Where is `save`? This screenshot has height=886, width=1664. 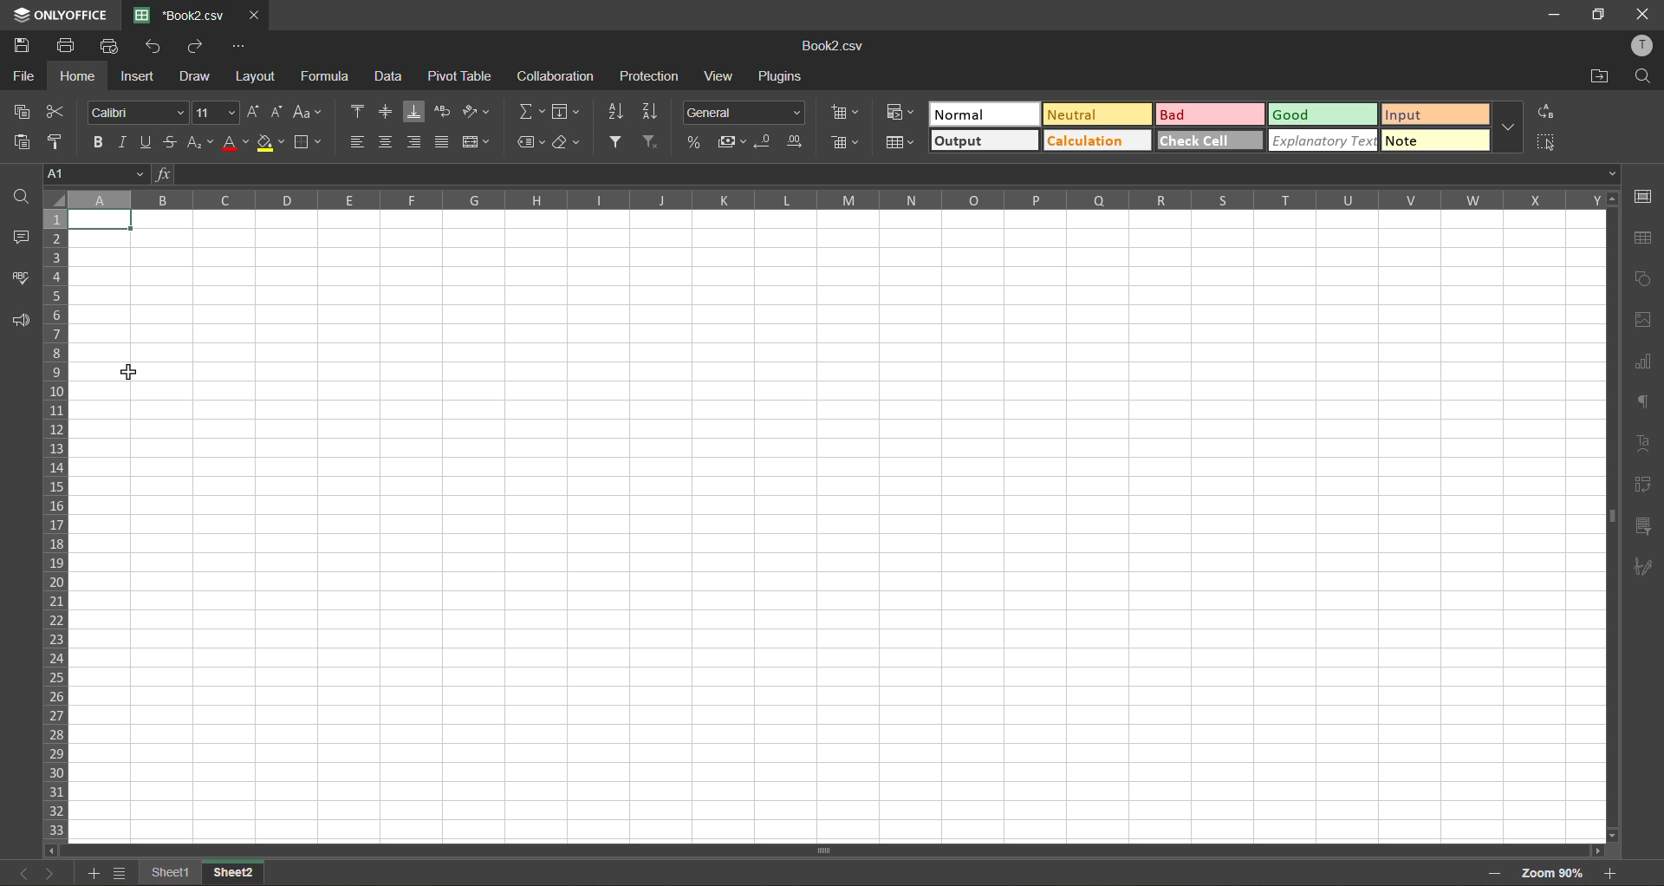
save is located at coordinates (22, 44).